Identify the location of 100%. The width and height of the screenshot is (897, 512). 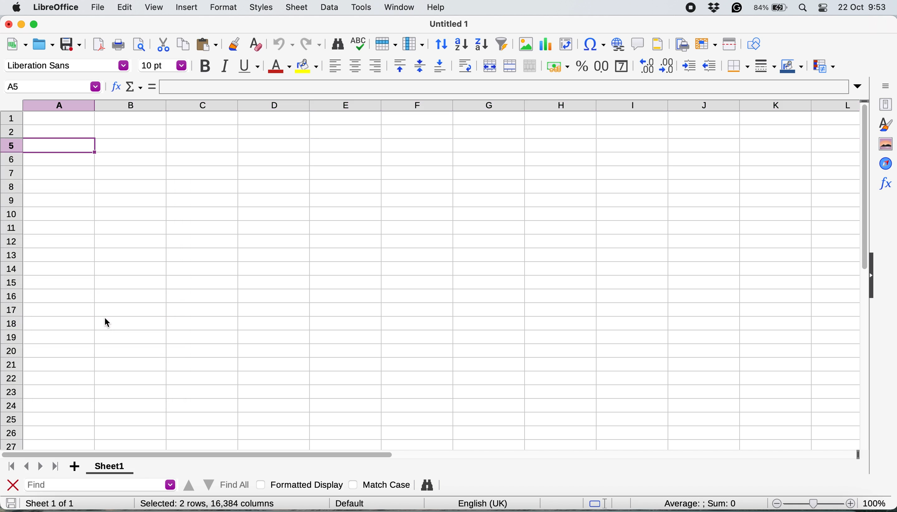
(877, 502).